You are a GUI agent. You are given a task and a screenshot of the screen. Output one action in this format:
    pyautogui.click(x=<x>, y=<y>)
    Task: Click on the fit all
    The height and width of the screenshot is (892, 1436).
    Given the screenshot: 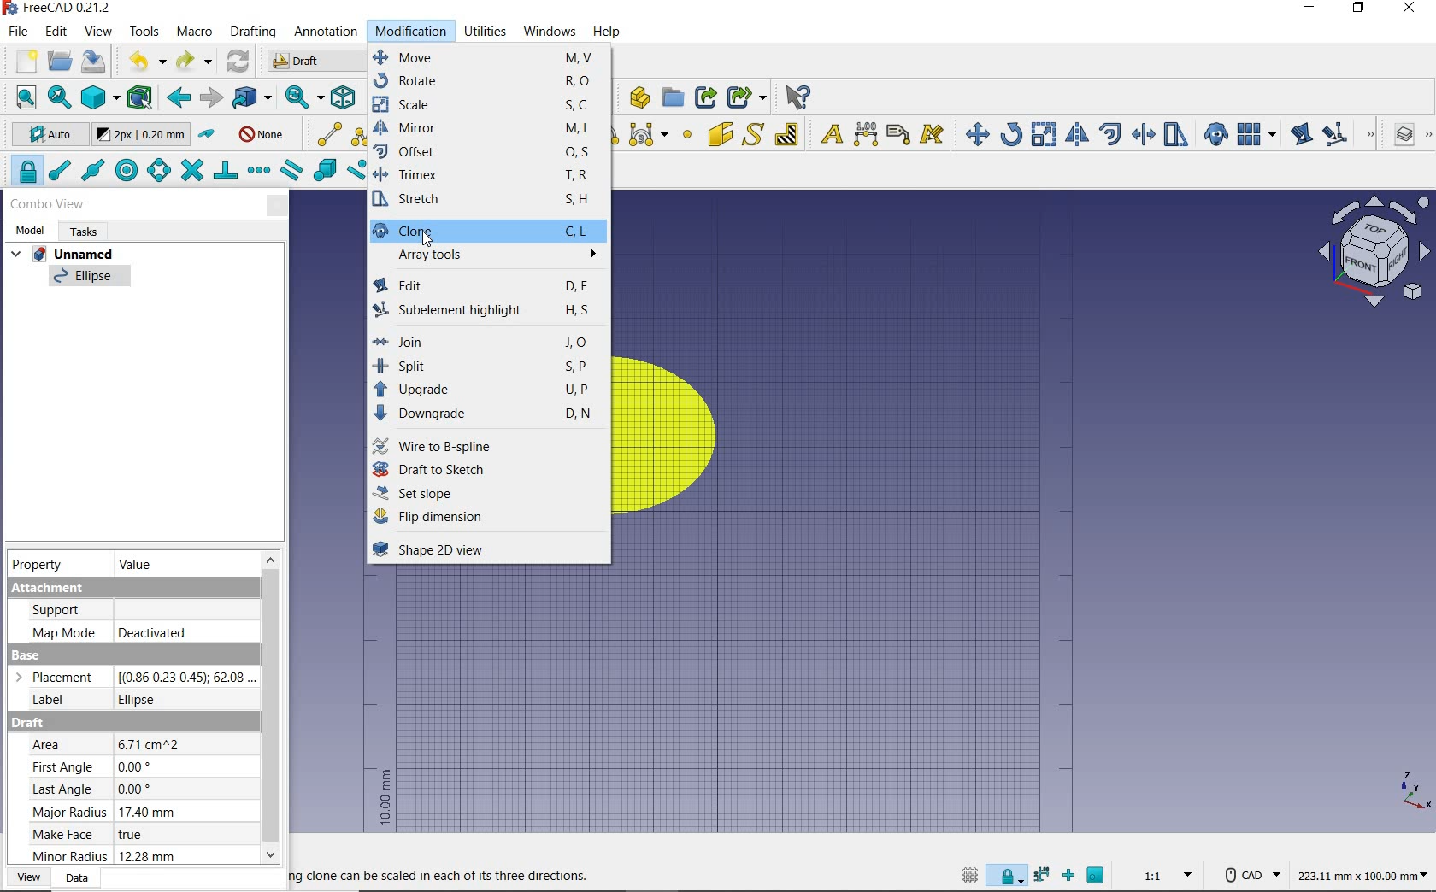 What is the action you would take?
    pyautogui.click(x=20, y=97)
    